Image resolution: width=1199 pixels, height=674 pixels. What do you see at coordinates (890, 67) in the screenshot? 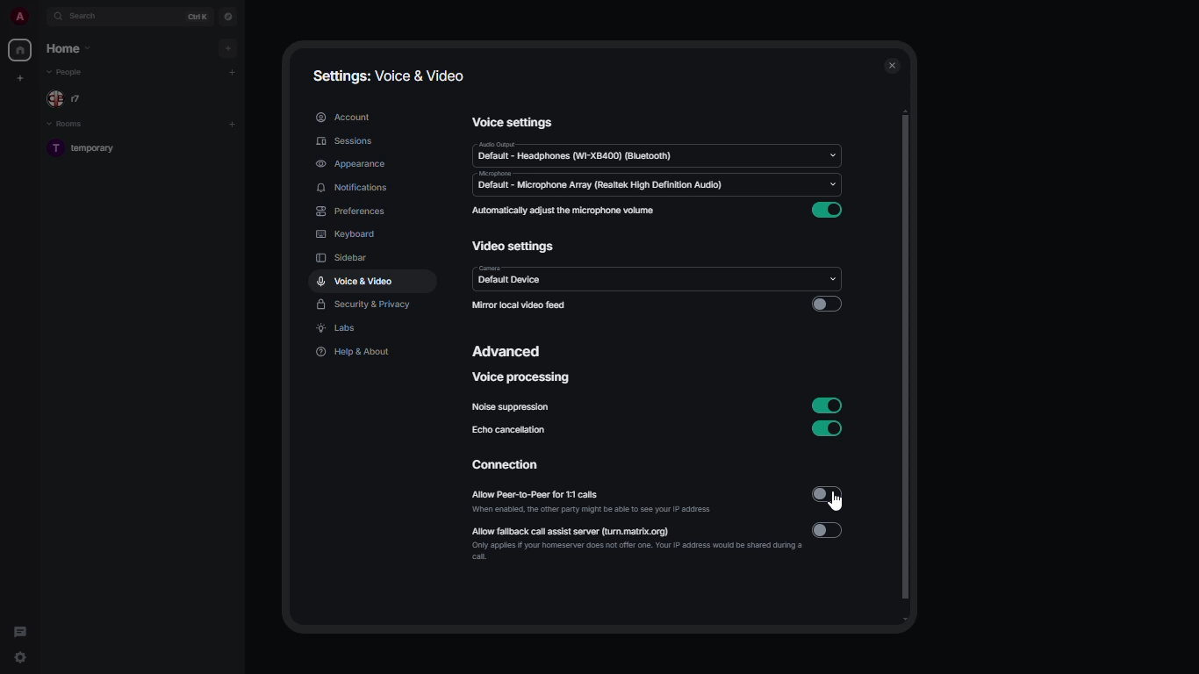
I see `close` at bounding box center [890, 67].